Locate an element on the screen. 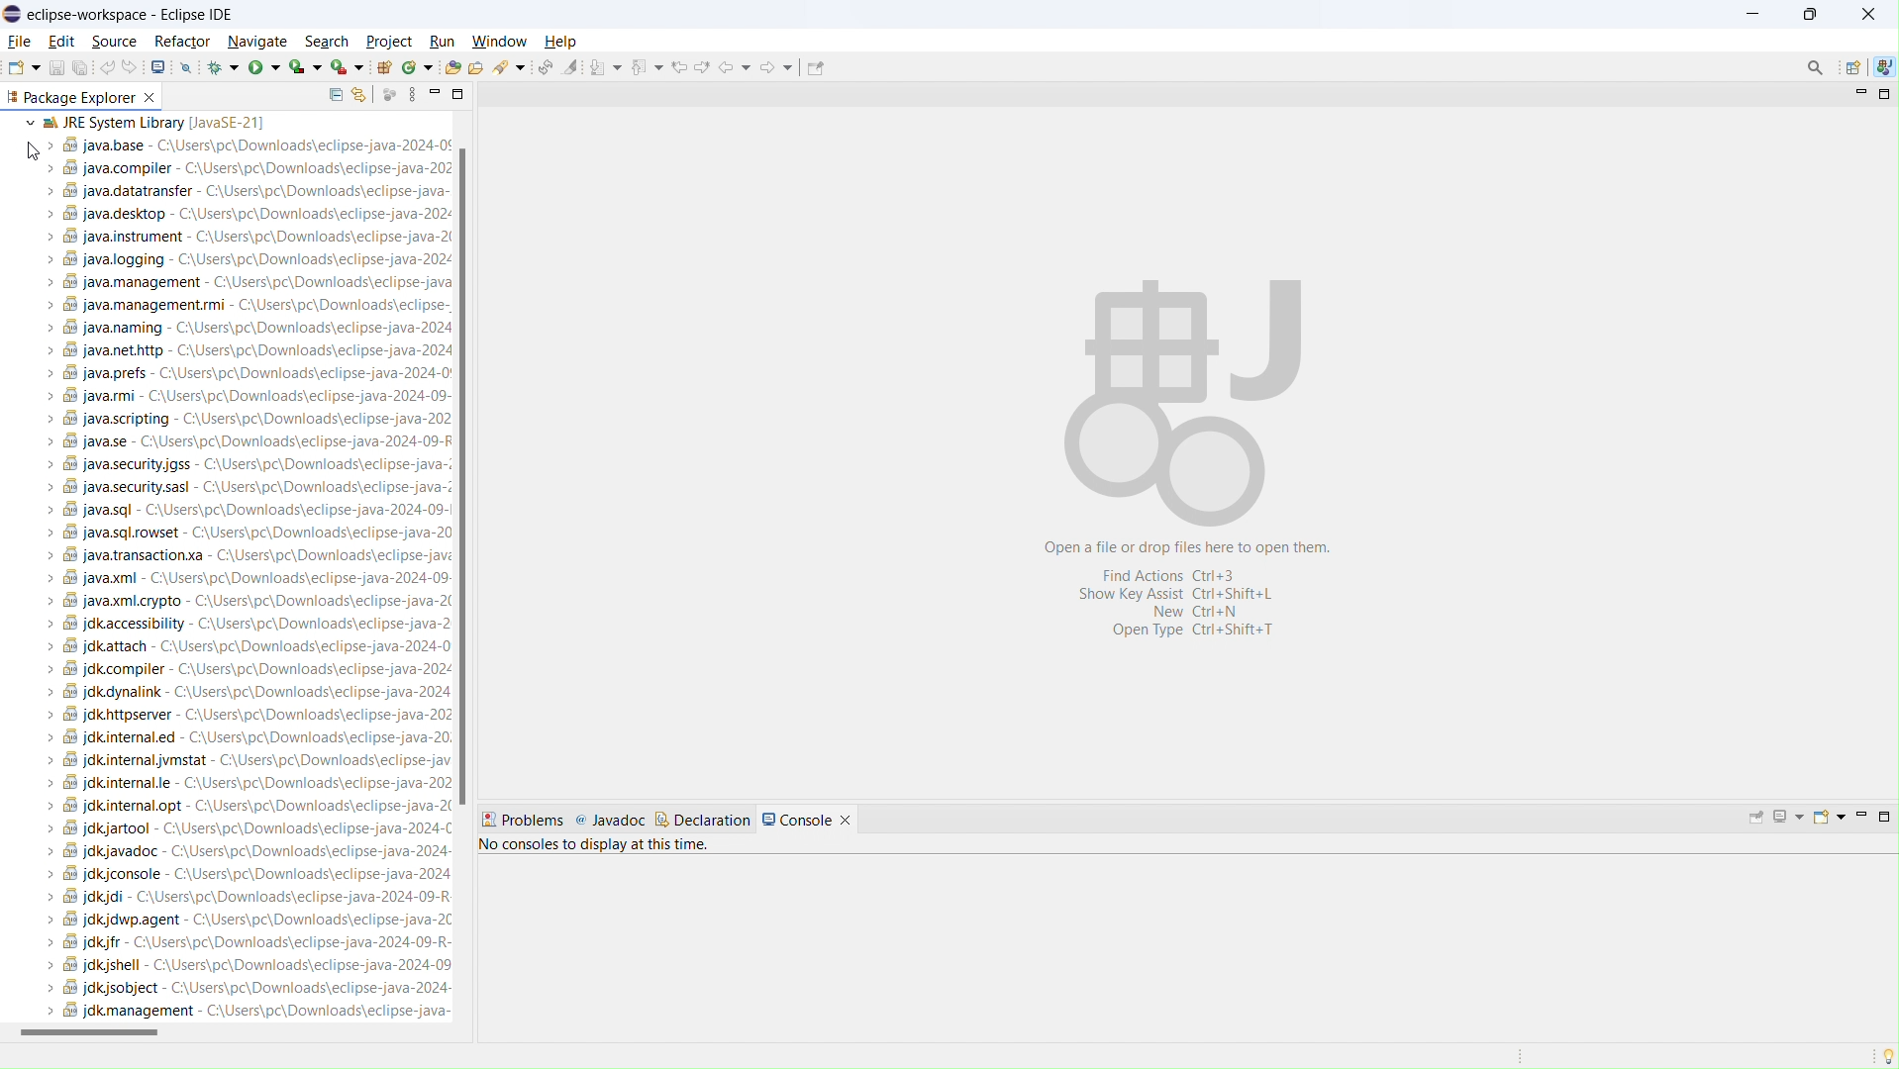 This screenshot has height=1069, width=1899. navigate is located at coordinates (259, 40).